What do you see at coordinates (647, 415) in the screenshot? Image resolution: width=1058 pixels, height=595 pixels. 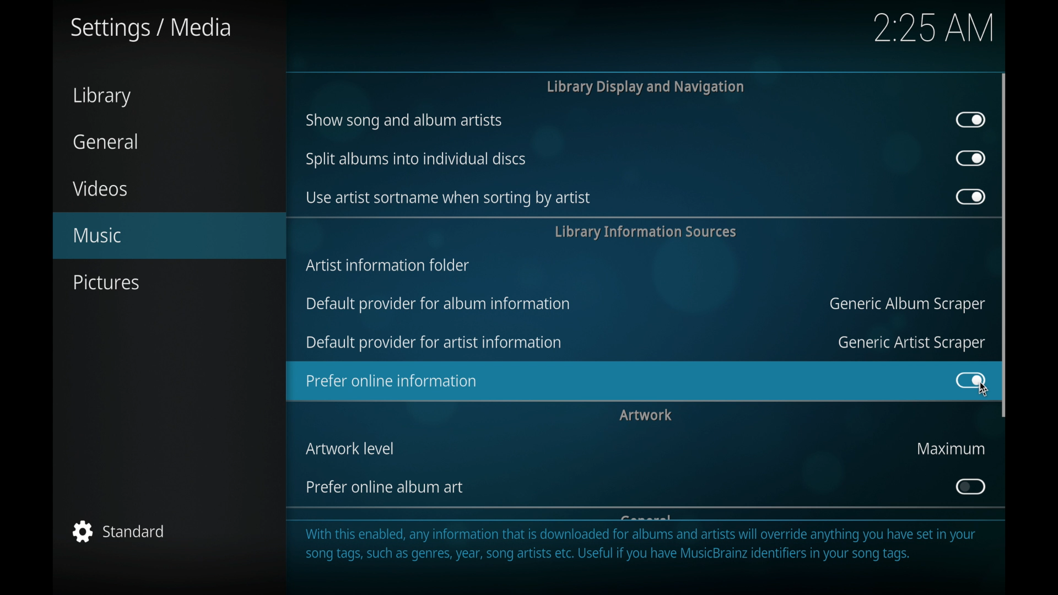 I see `artwork` at bounding box center [647, 415].